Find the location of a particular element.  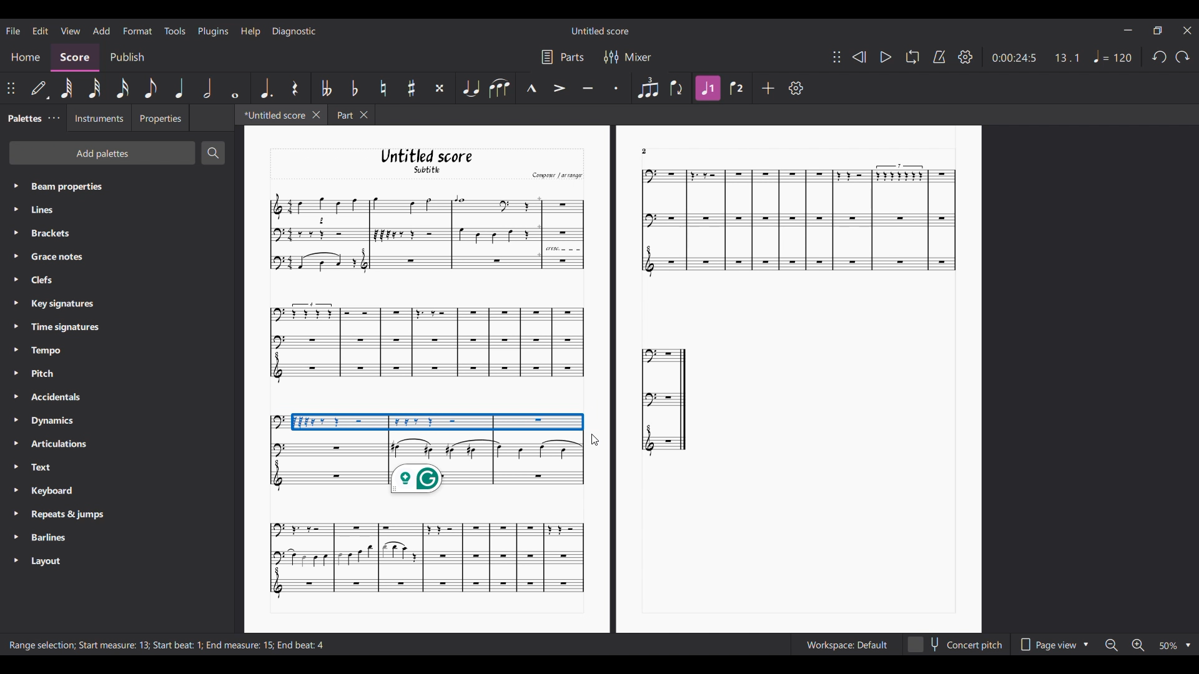

> Pitch is located at coordinates (42, 376).